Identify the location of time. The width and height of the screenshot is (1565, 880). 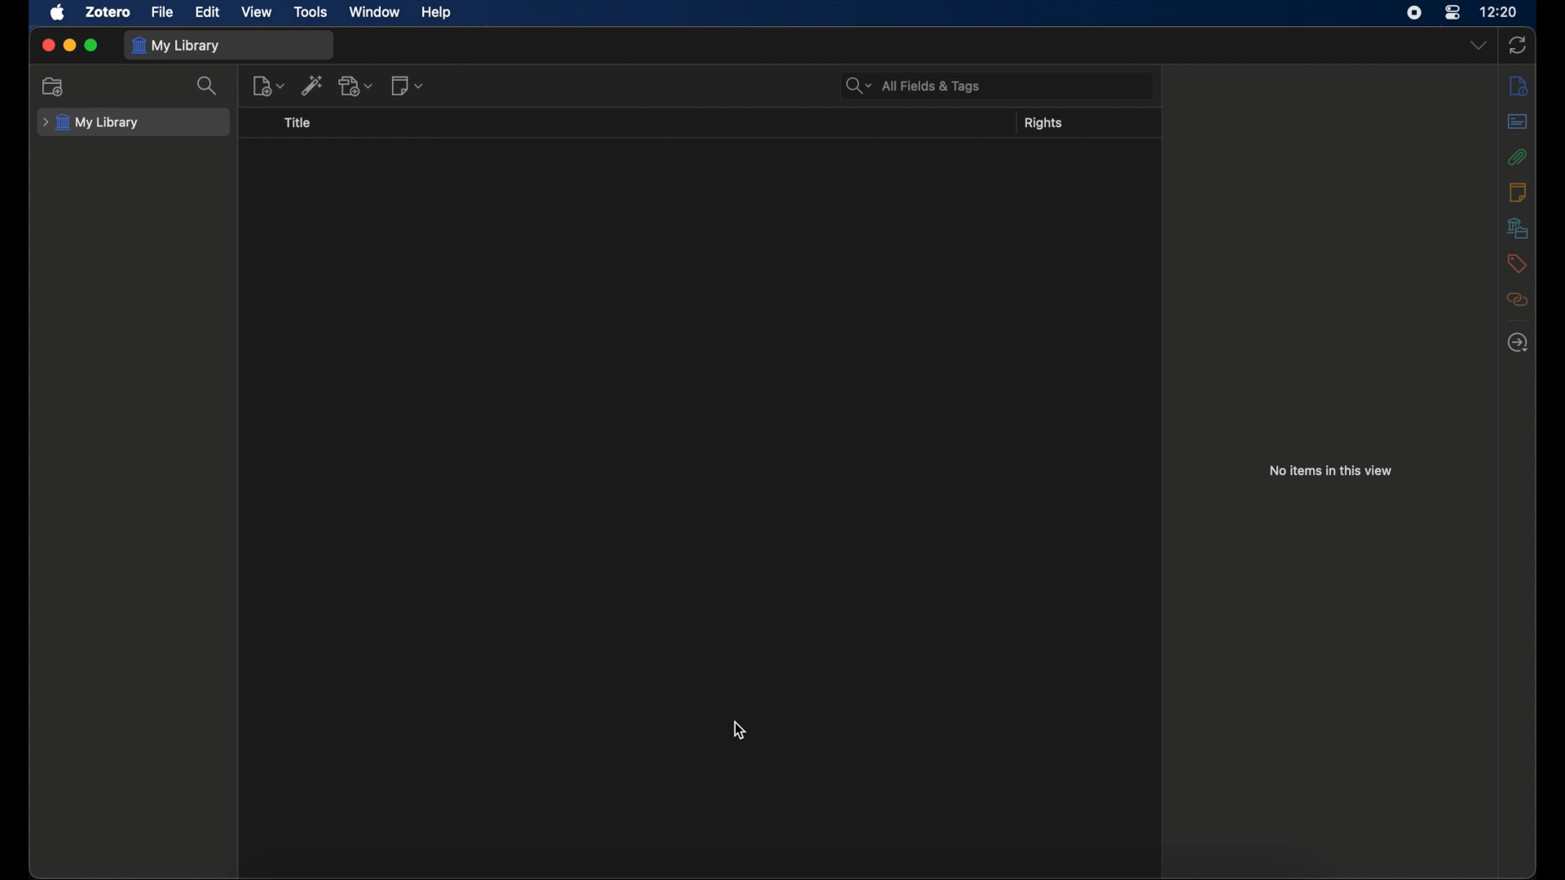
(1500, 11).